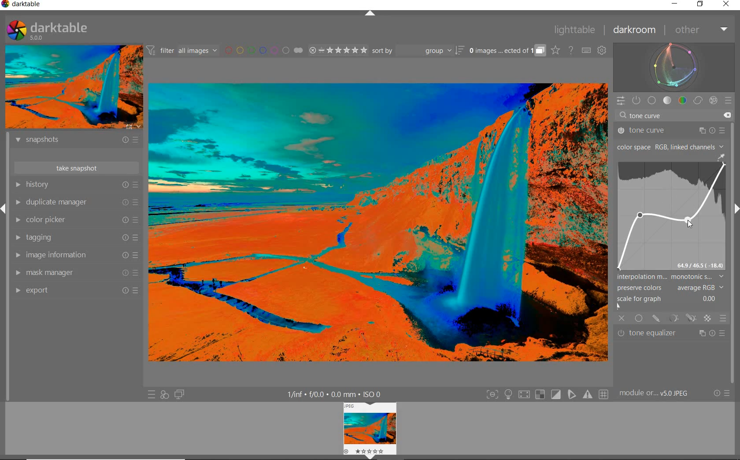  Describe the element at coordinates (682, 100) in the screenshot. I see `color` at that location.